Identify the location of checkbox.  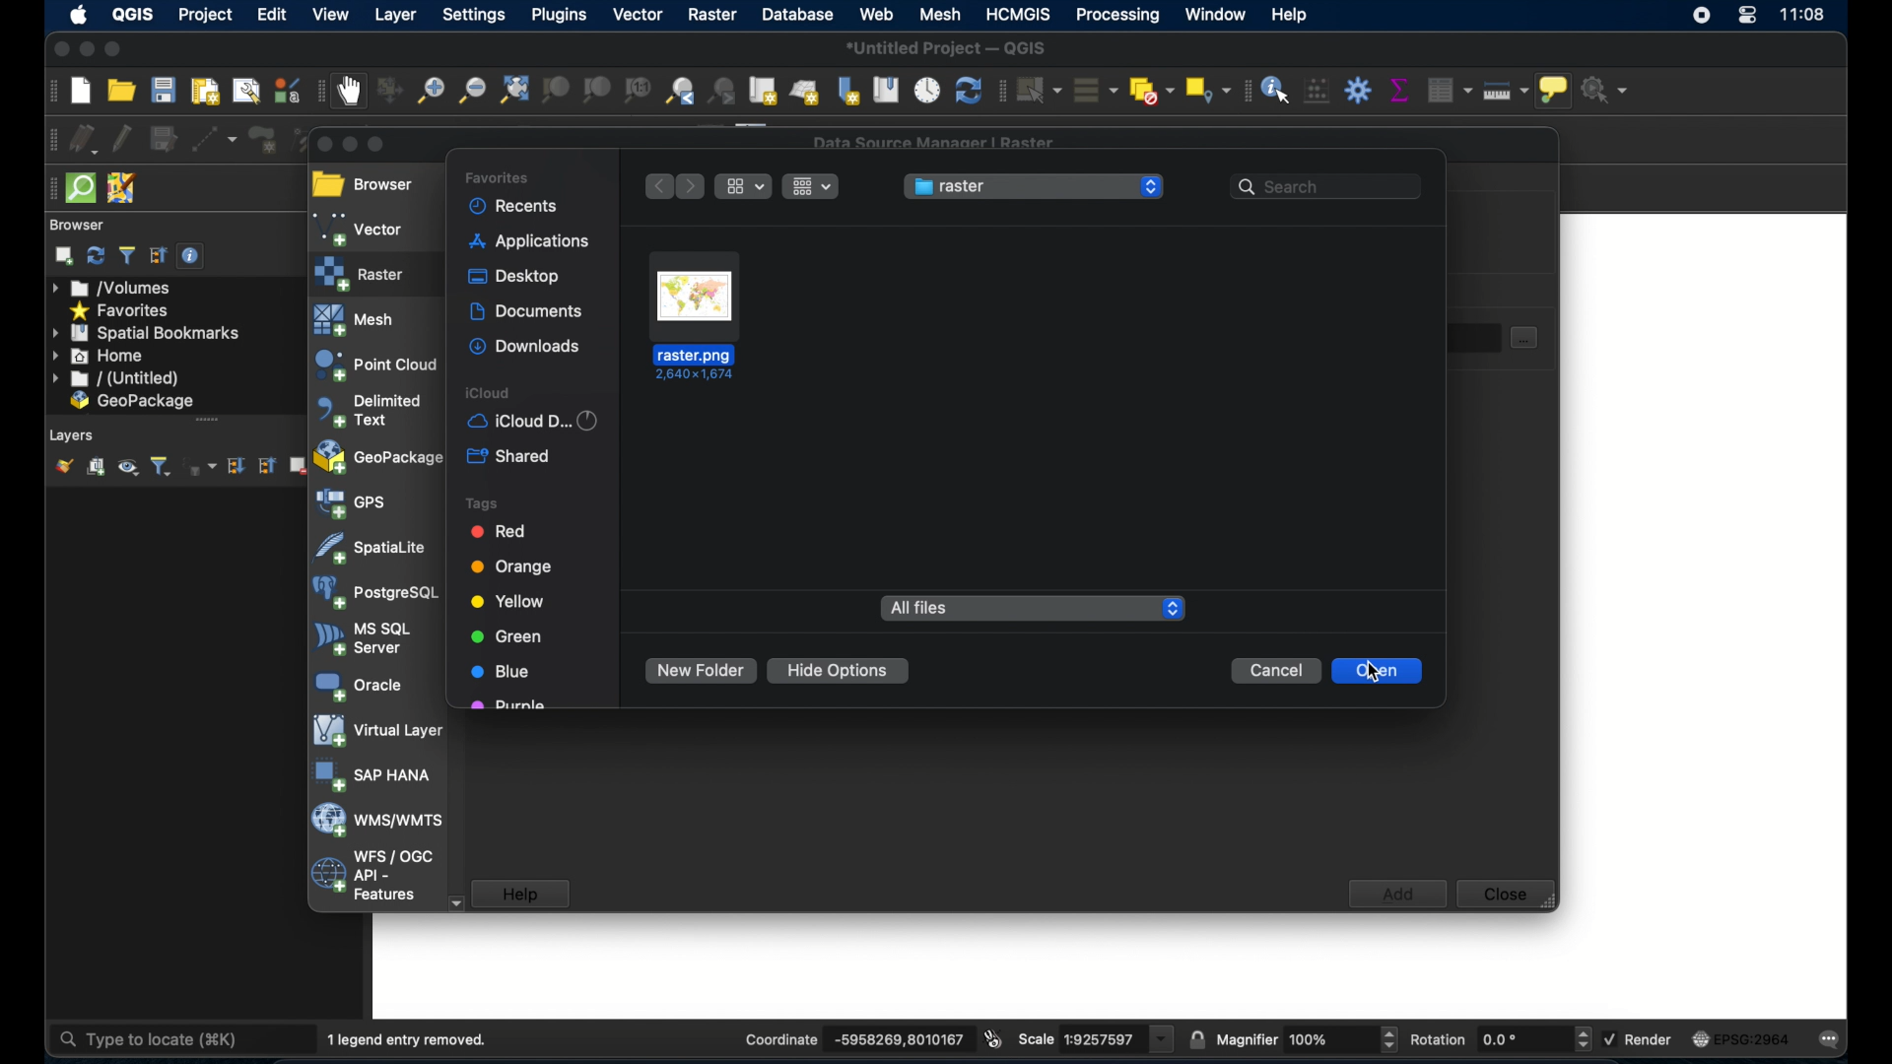
(1608, 1037).